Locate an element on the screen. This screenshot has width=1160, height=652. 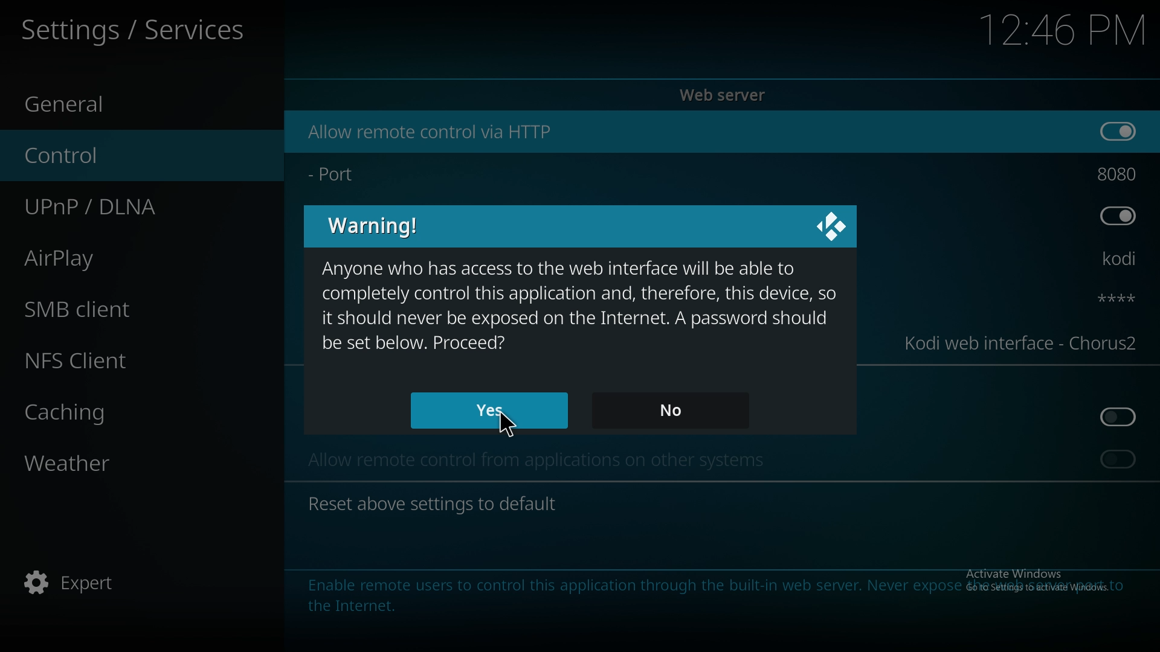
caching is located at coordinates (111, 412).